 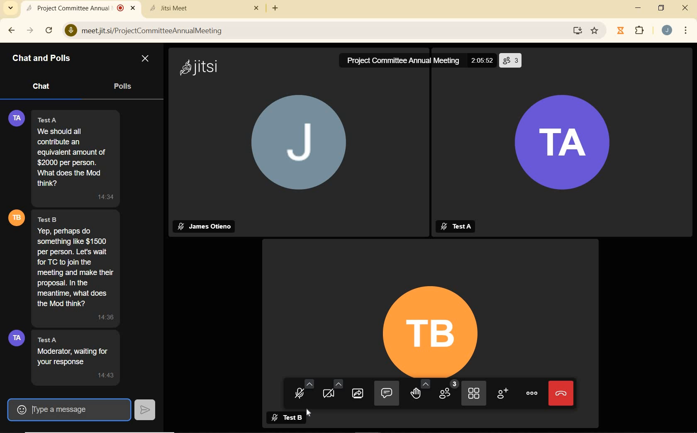 I want to click on raise hand, so click(x=422, y=394).